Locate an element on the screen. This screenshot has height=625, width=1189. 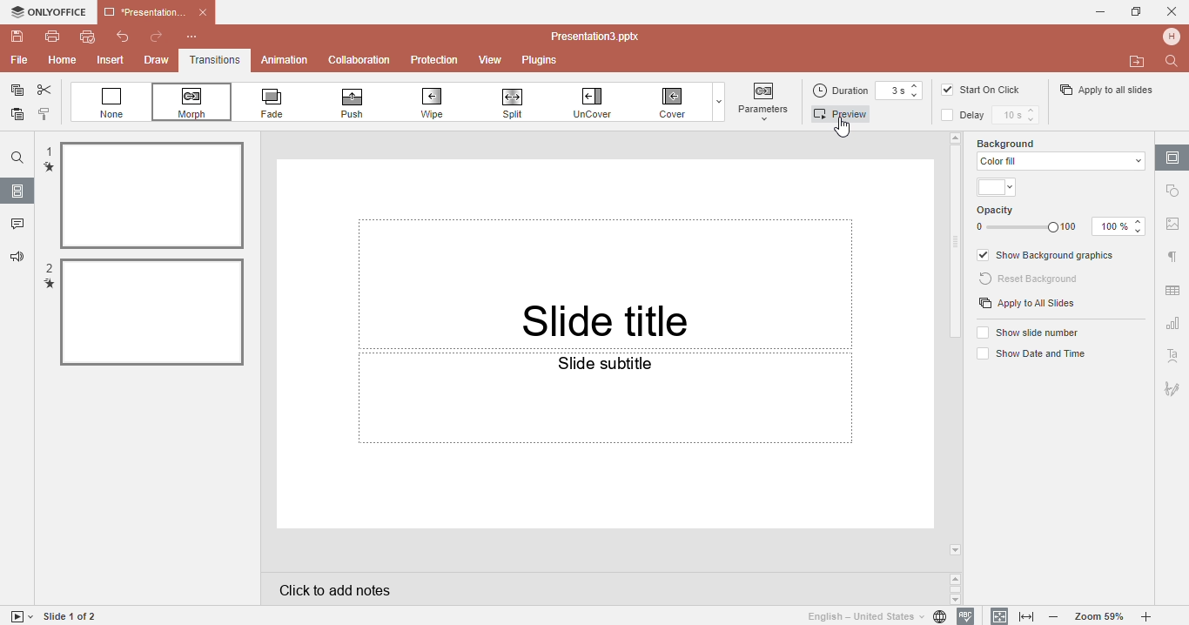
selected file 1 is located at coordinates (151, 196).